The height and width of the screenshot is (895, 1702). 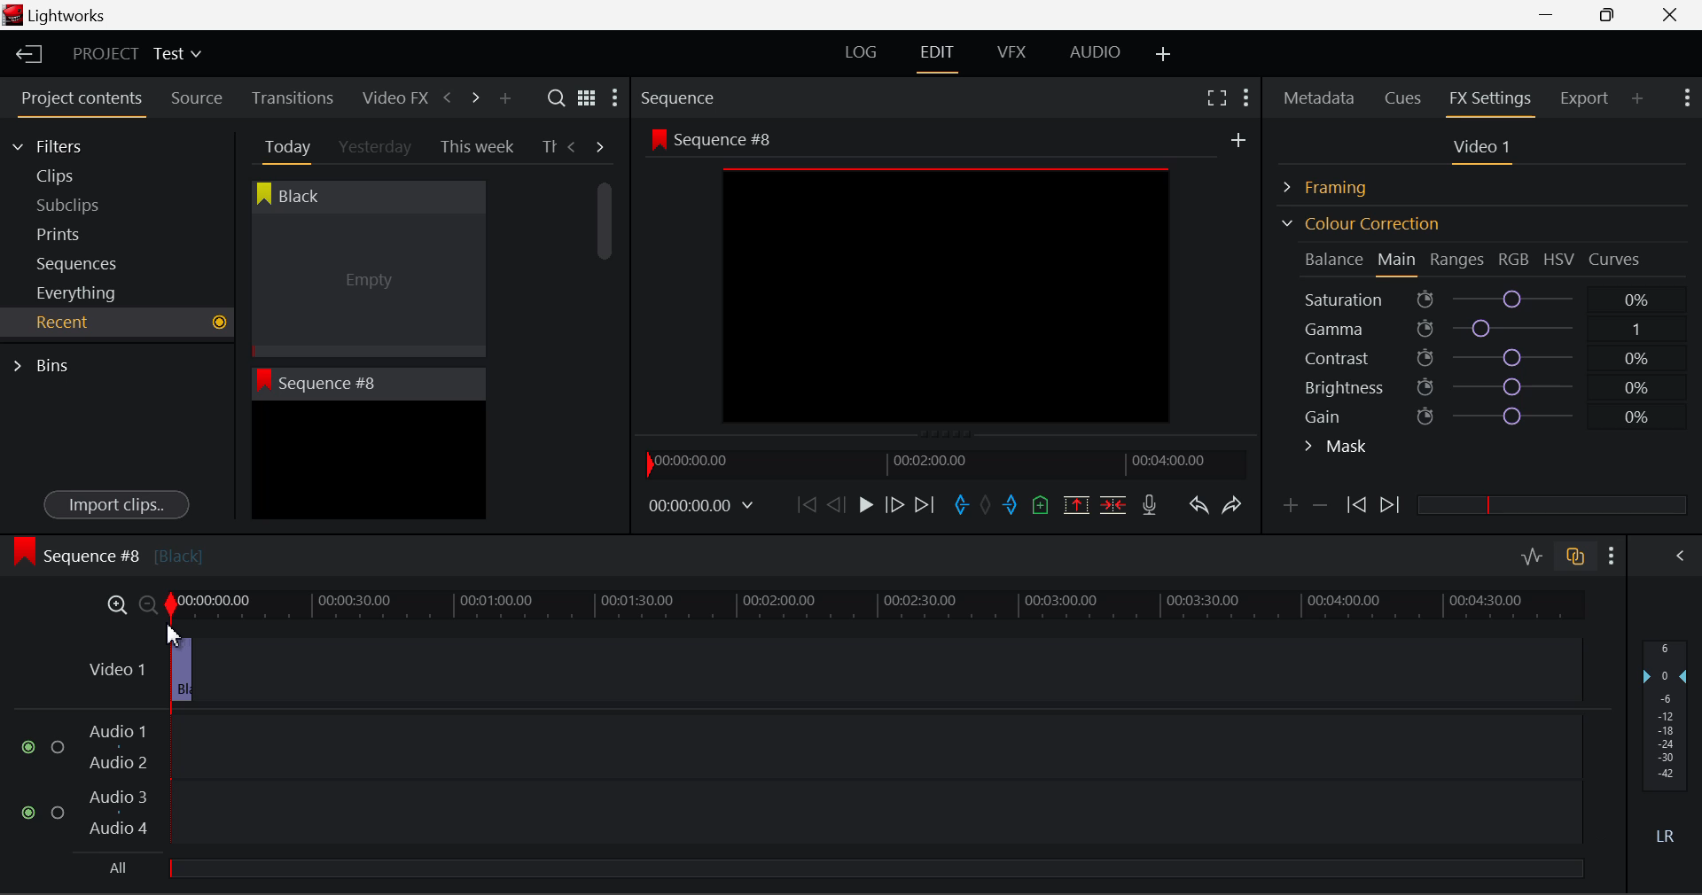 I want to click on Ranges, so click(x=1457, y=261).